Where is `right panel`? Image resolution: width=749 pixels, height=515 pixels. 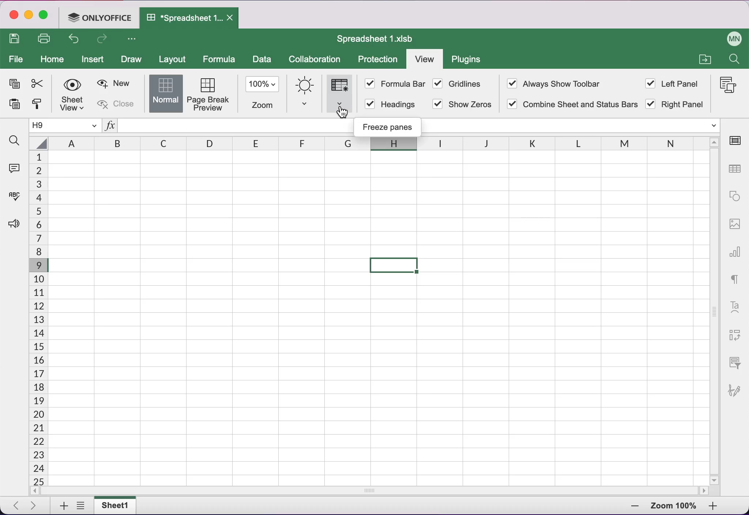 right panel is located at coordinates (678, 106).